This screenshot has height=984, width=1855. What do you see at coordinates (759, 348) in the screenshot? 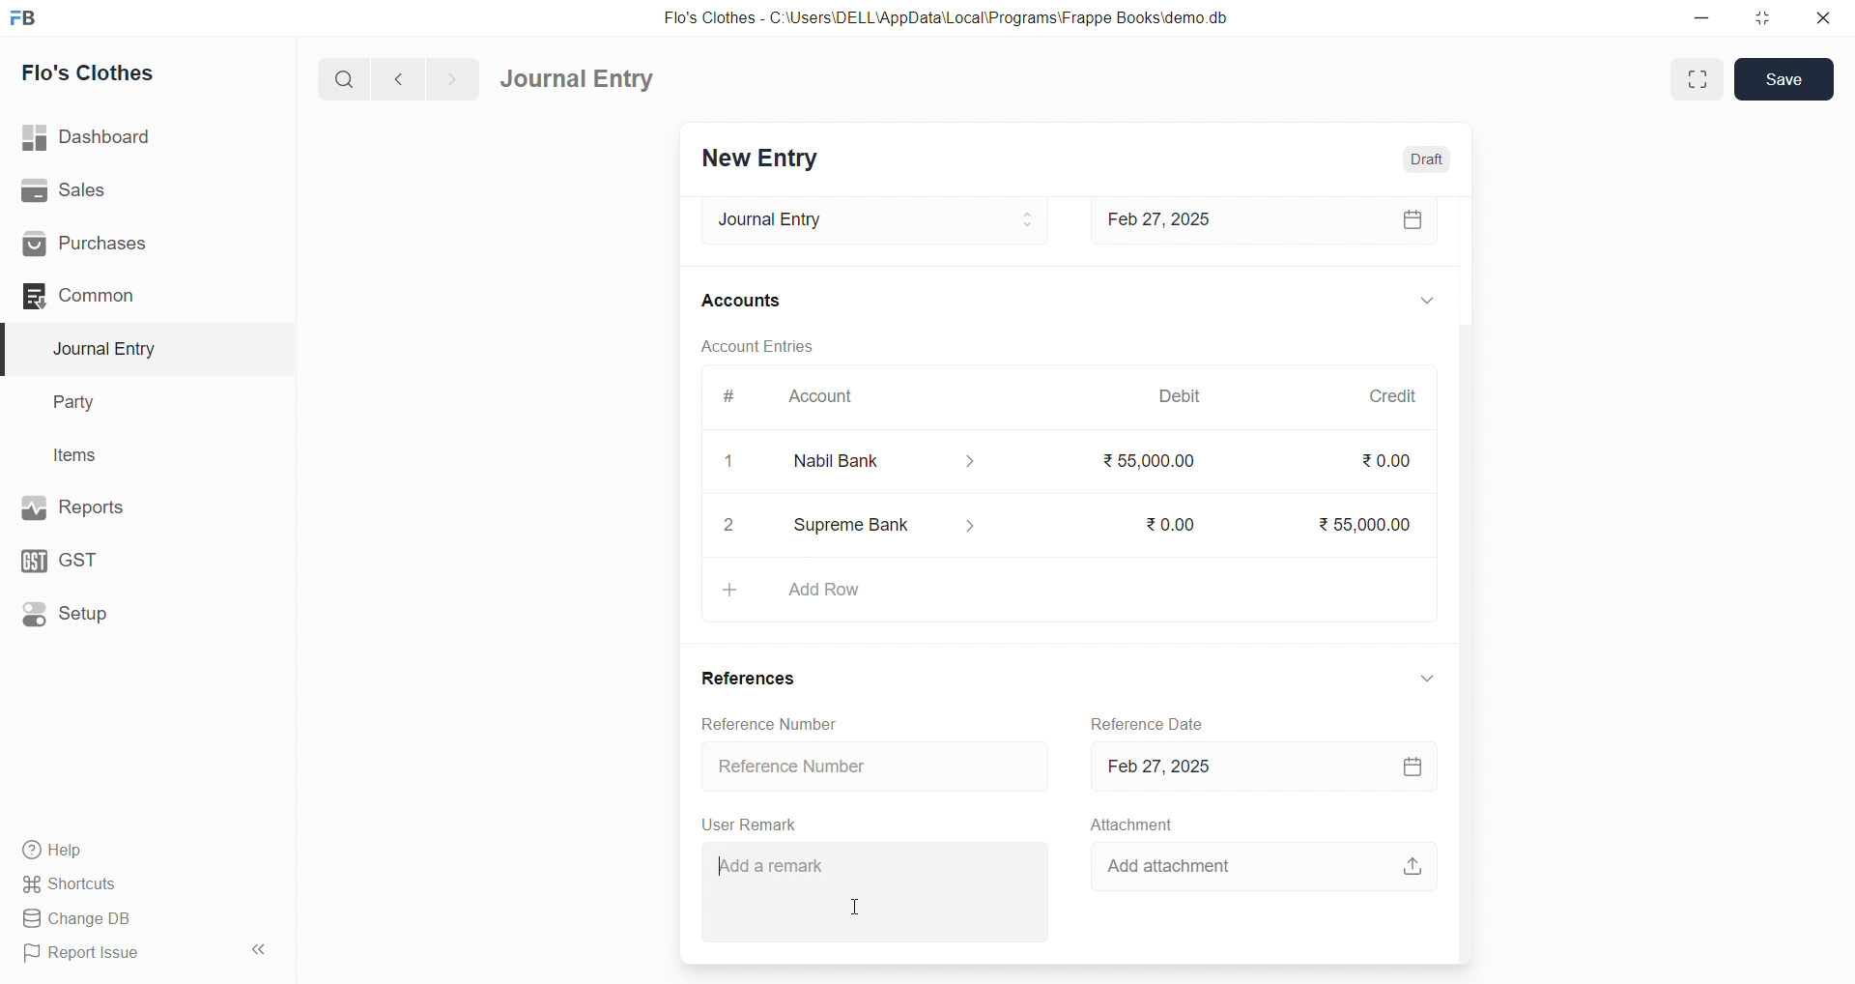
I see `Account Entries` at bounding box center [759, 348].